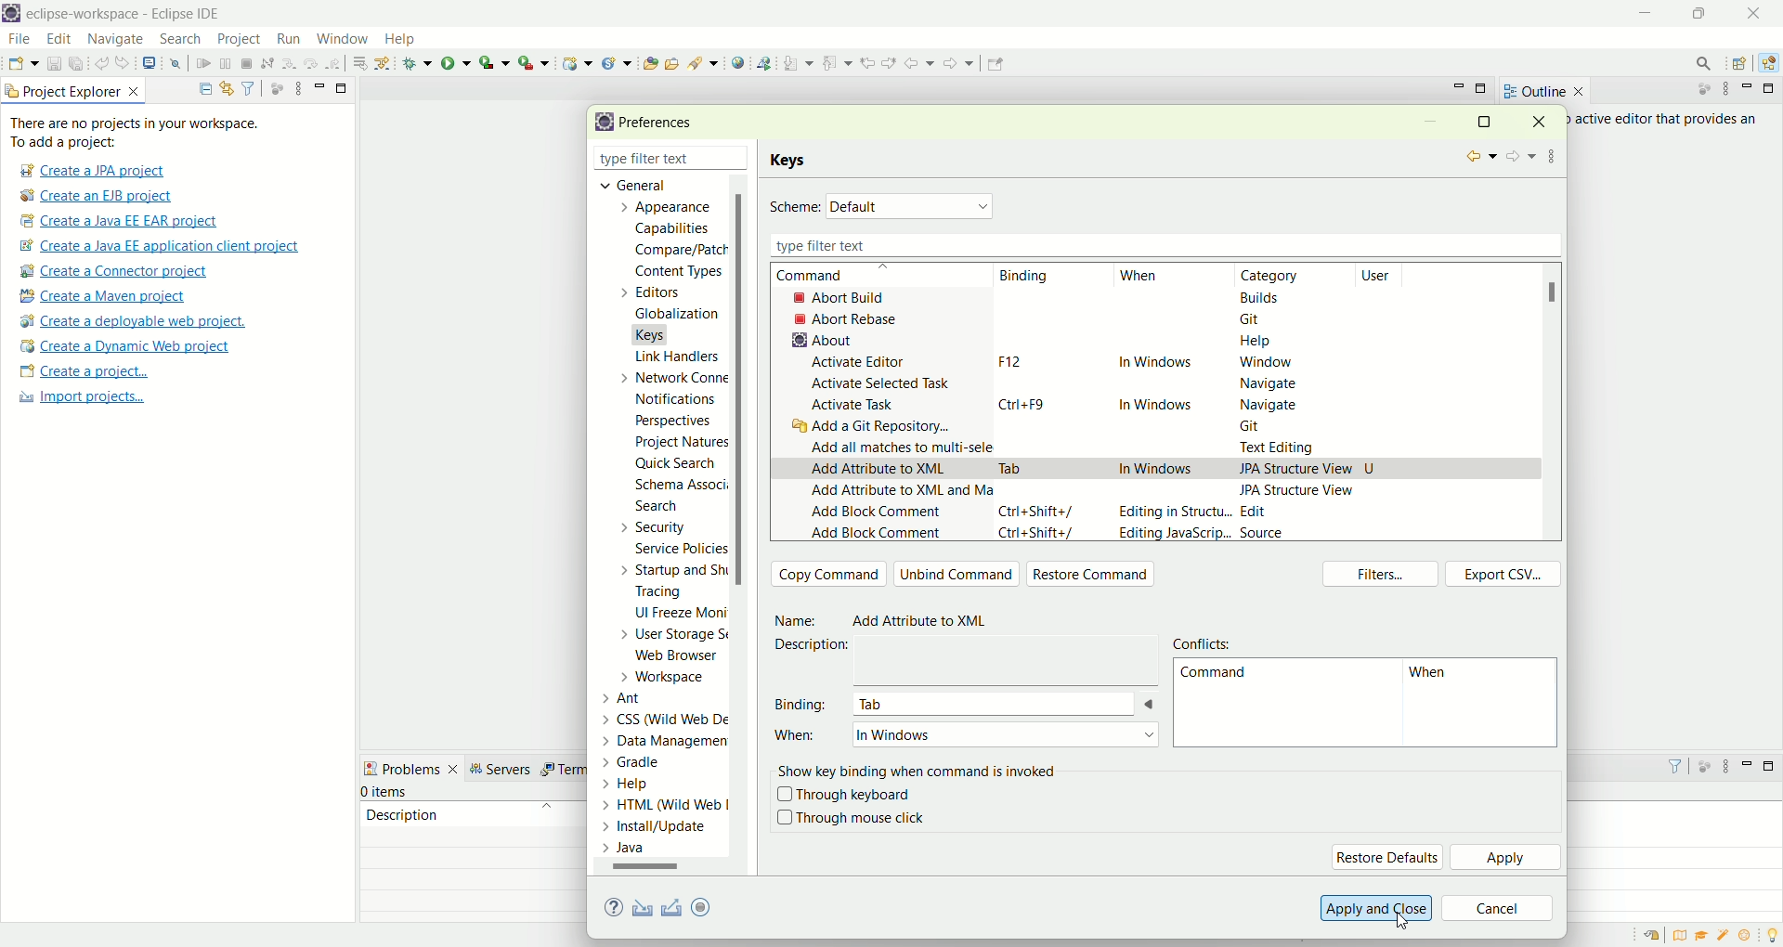 The height and width of the screenshot is (947, 1783). Describe the element at coordinates (248, 87) in the screenshot. I see `filter` at that location.